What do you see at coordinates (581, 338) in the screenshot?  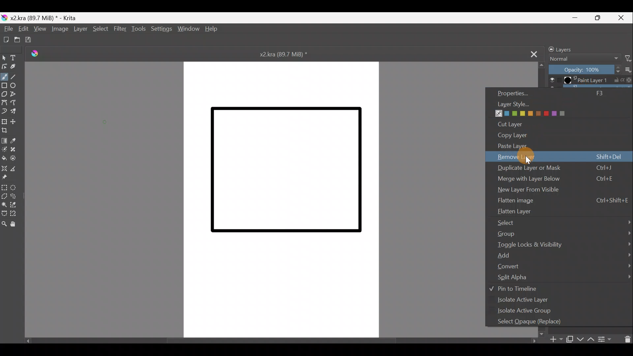 I see `Move layer/mask down` at bounding box center [581, 338].